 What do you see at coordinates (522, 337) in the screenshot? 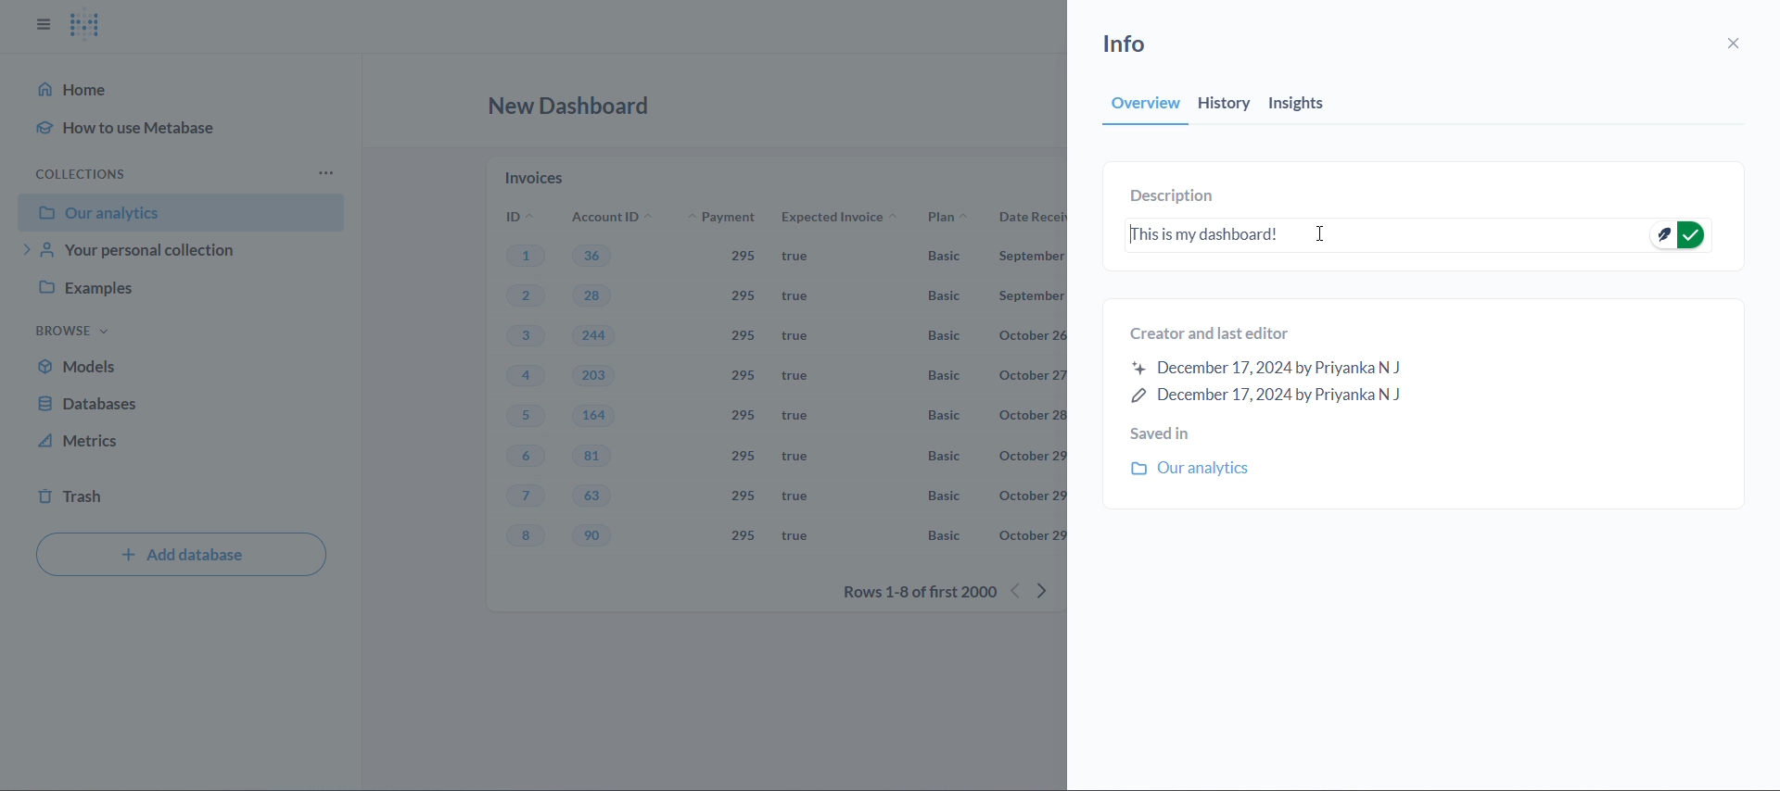
I see `3` at bounding box center [522, 337].